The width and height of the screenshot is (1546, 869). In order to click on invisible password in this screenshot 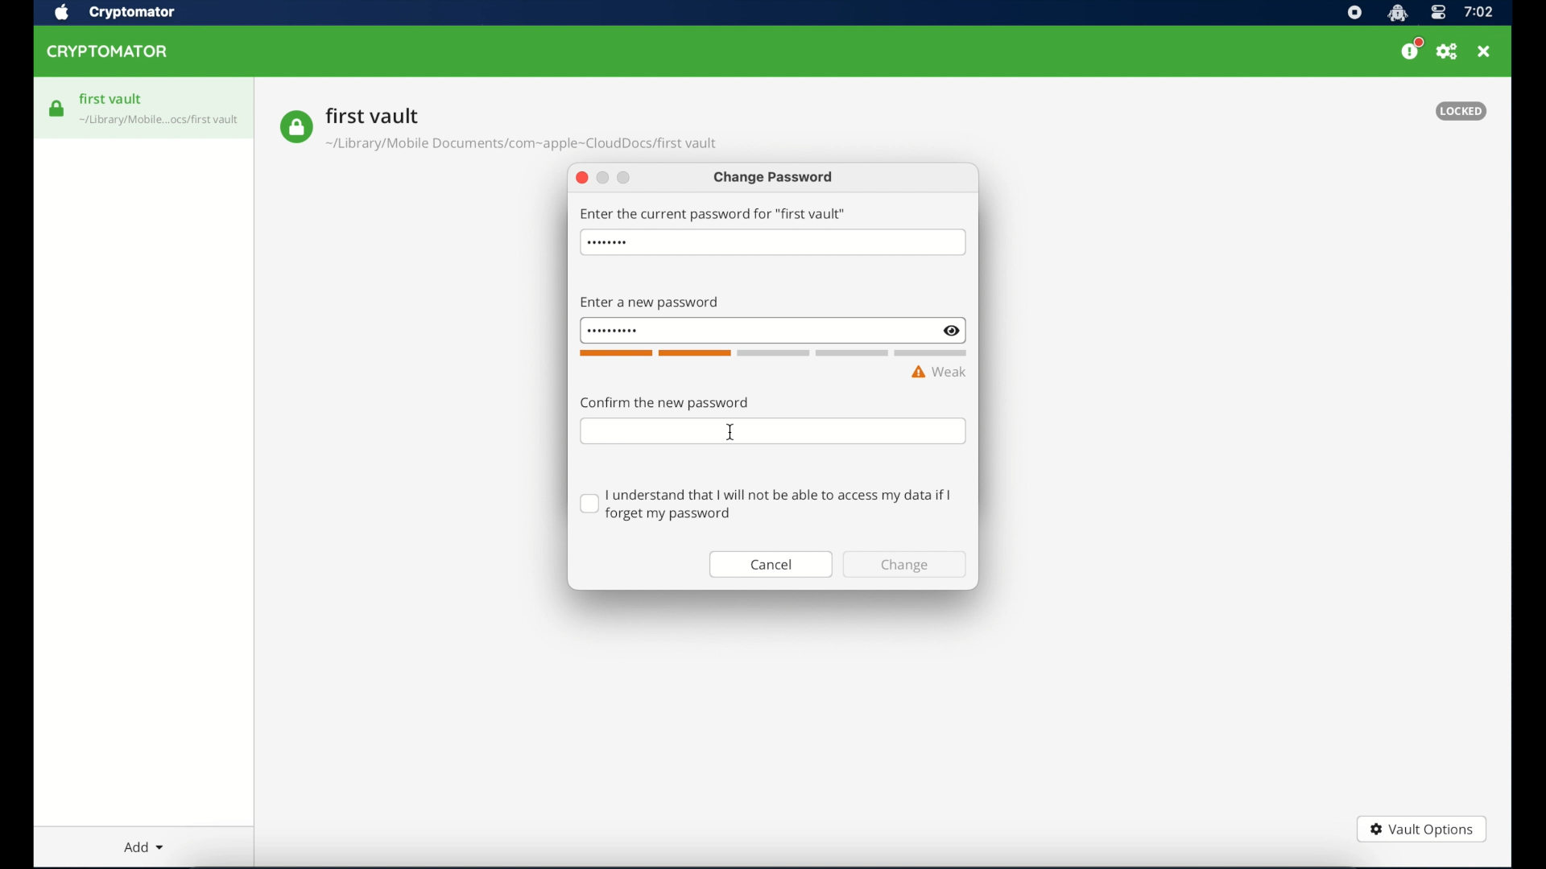, I will do `click(610, 332)`.